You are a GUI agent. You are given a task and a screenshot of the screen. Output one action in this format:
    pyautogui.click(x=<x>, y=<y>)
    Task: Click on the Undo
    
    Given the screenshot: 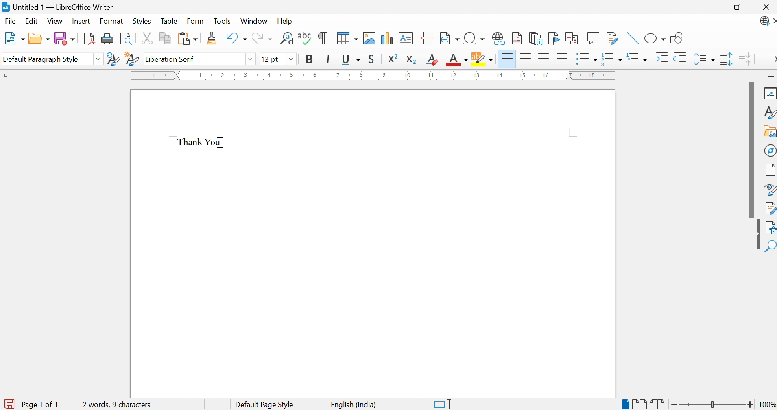 What is the action you would take?
    pyautogui.click(x=236, y=39)
    